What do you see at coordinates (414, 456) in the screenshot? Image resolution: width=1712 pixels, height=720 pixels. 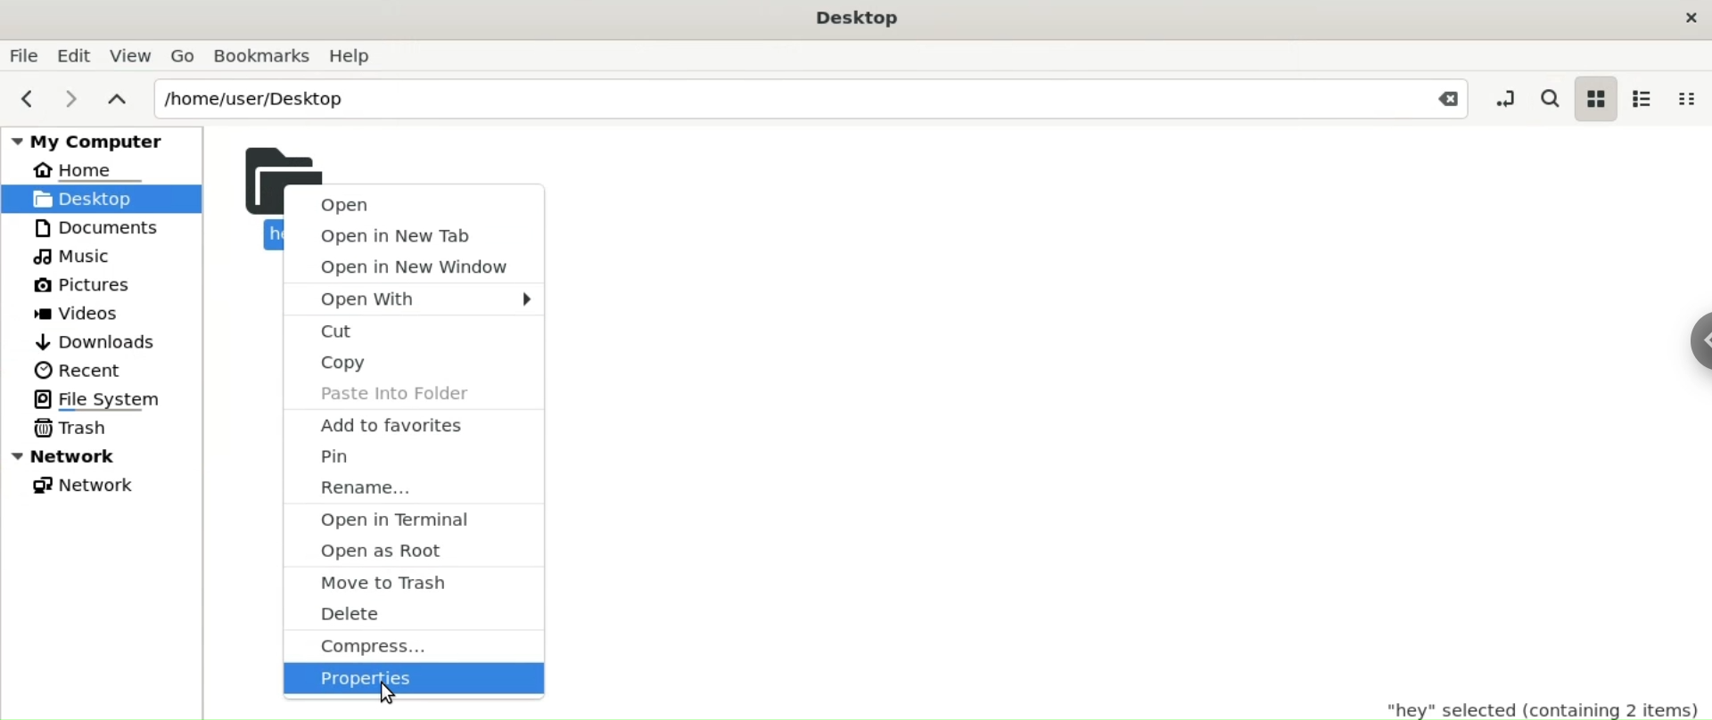 I see `pin` at bounding box center [414, 456].